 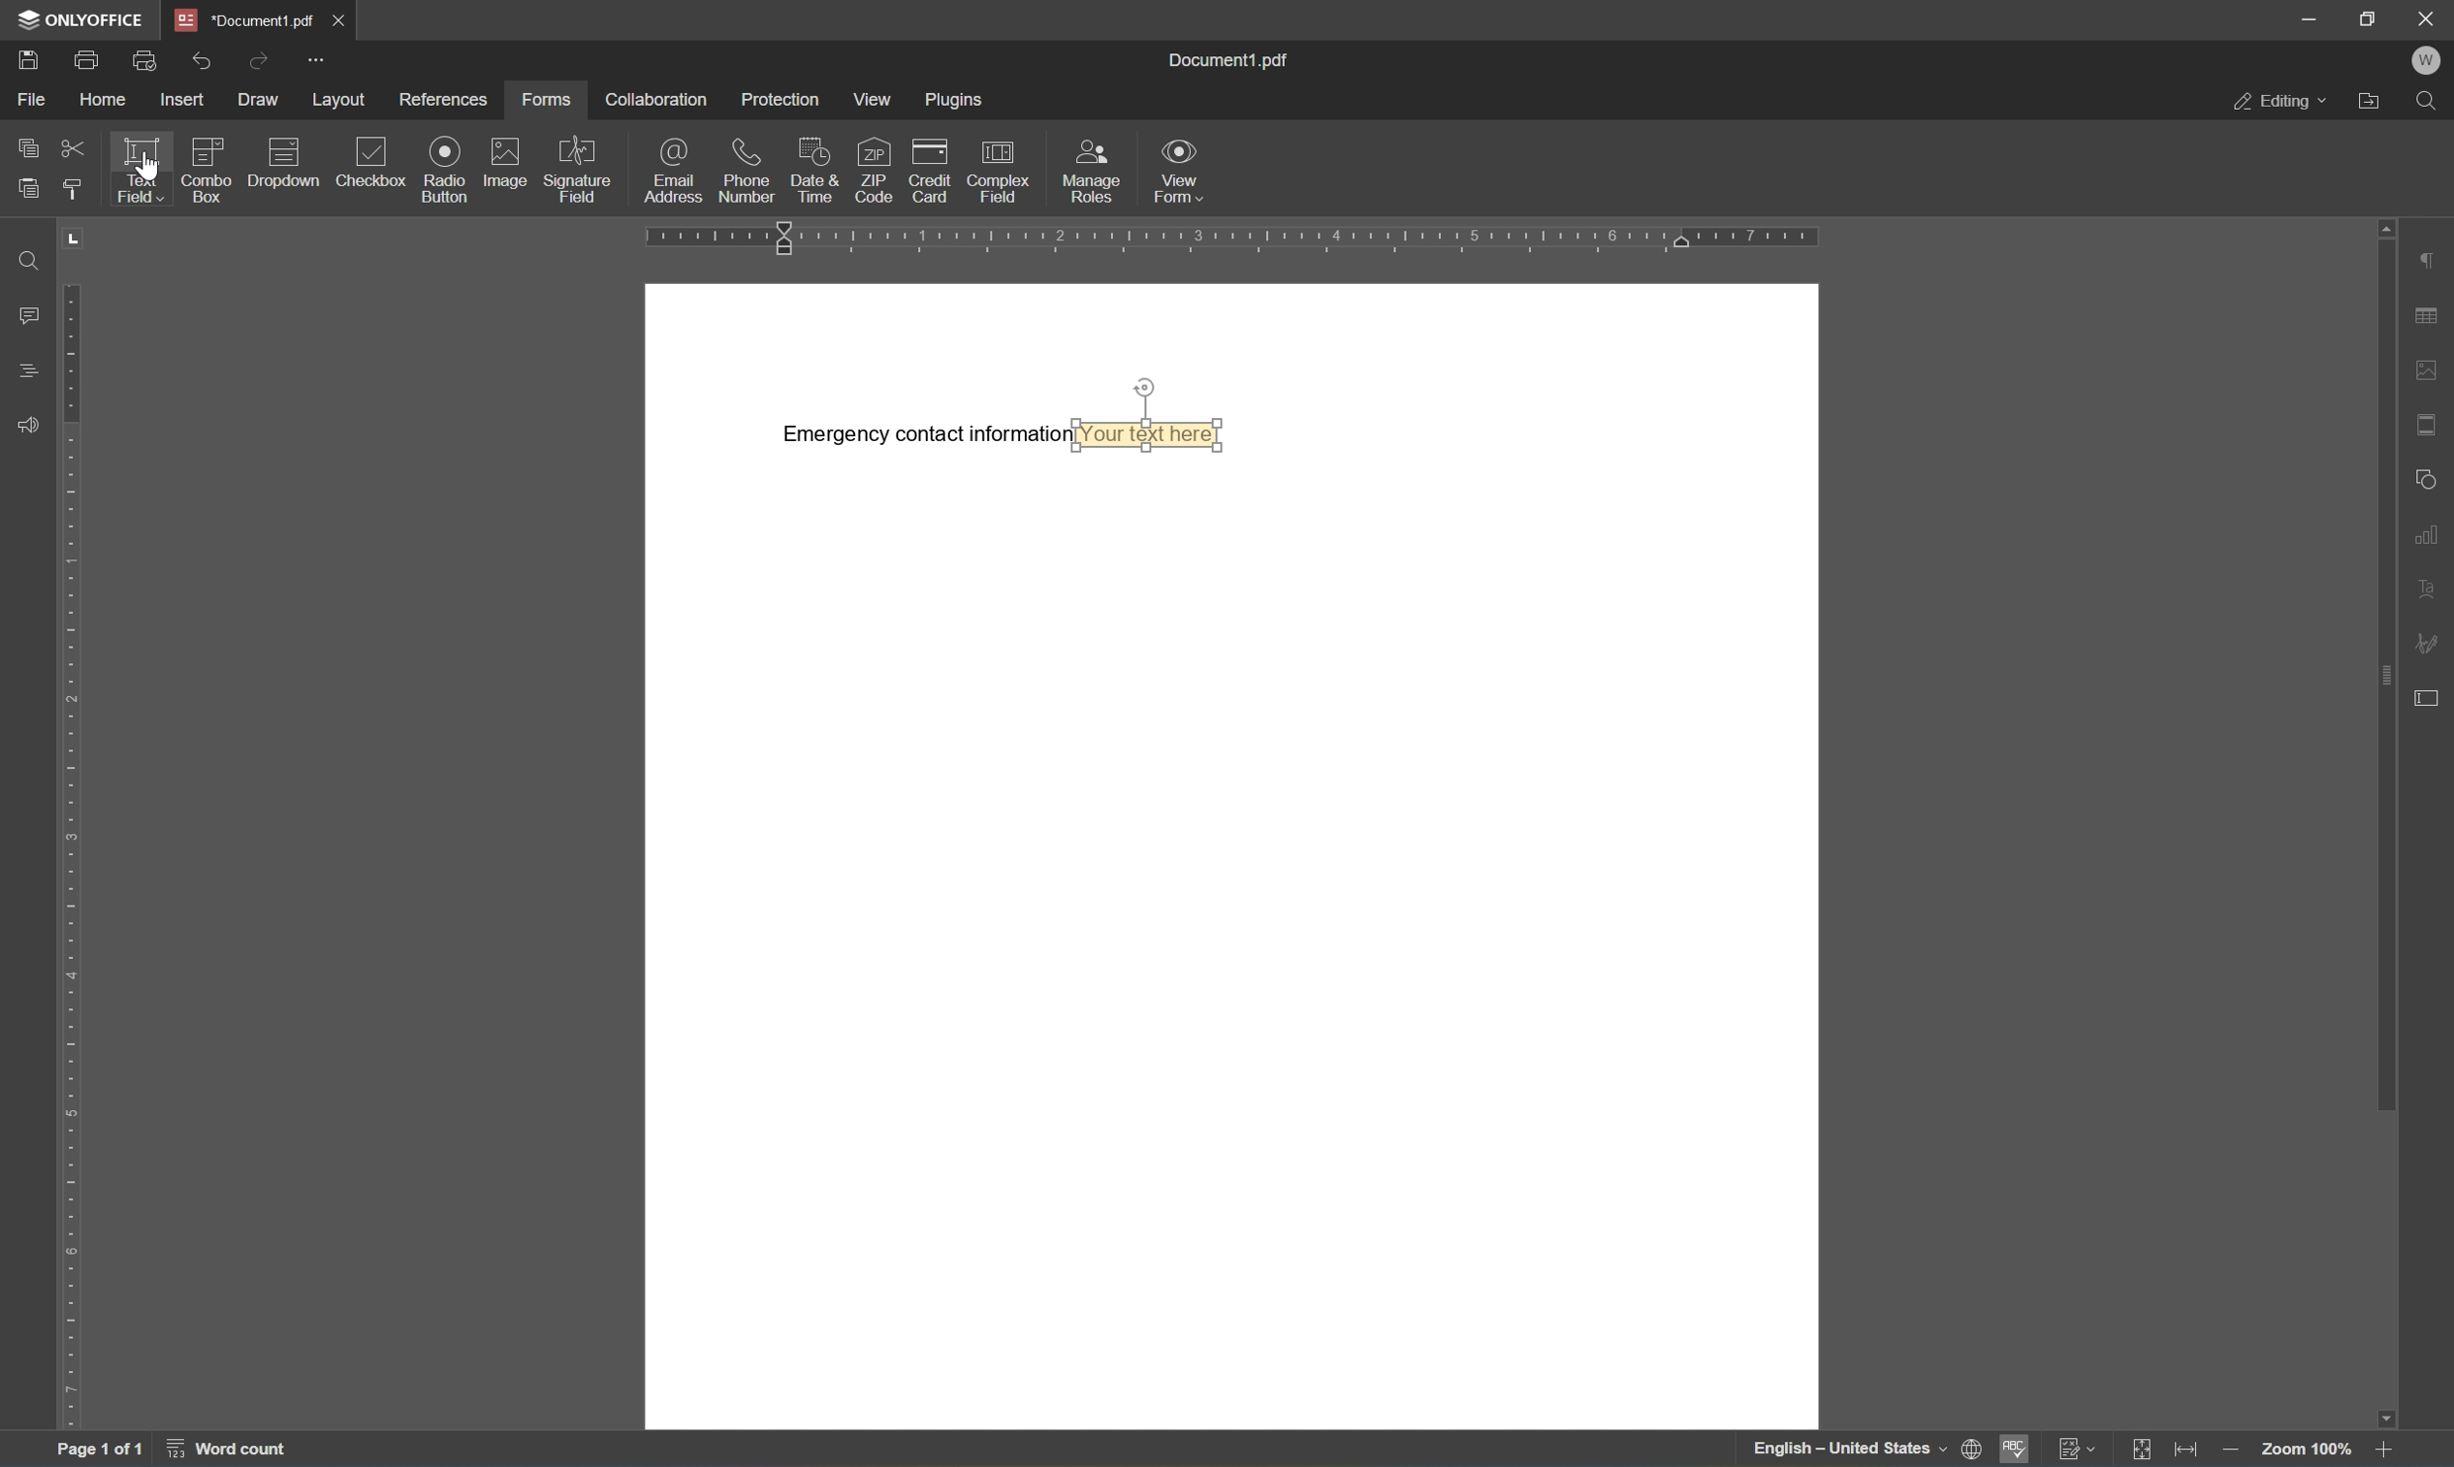 What do you see at coordinates (2244, 1452) in the screenshot?
I see `zoom out` at bounding box center [2244, 1452].